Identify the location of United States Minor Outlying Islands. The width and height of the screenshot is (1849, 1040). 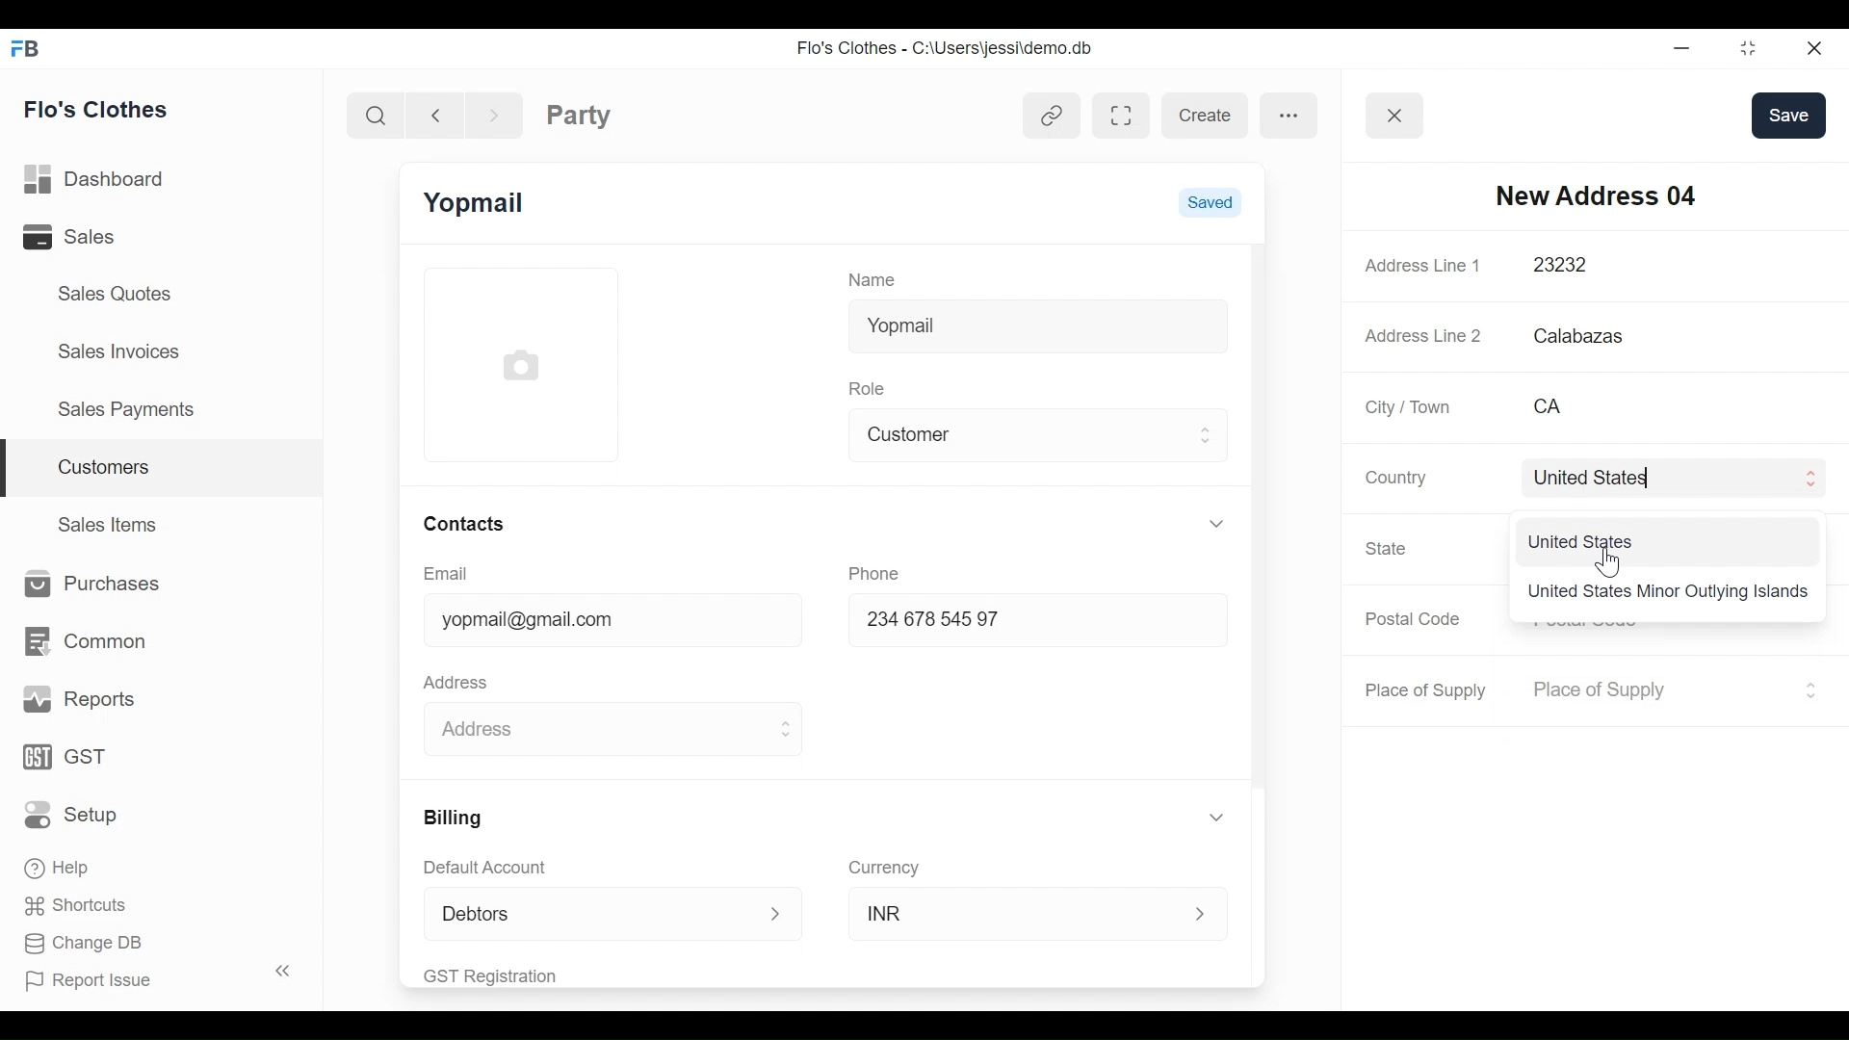
(1668, 593).